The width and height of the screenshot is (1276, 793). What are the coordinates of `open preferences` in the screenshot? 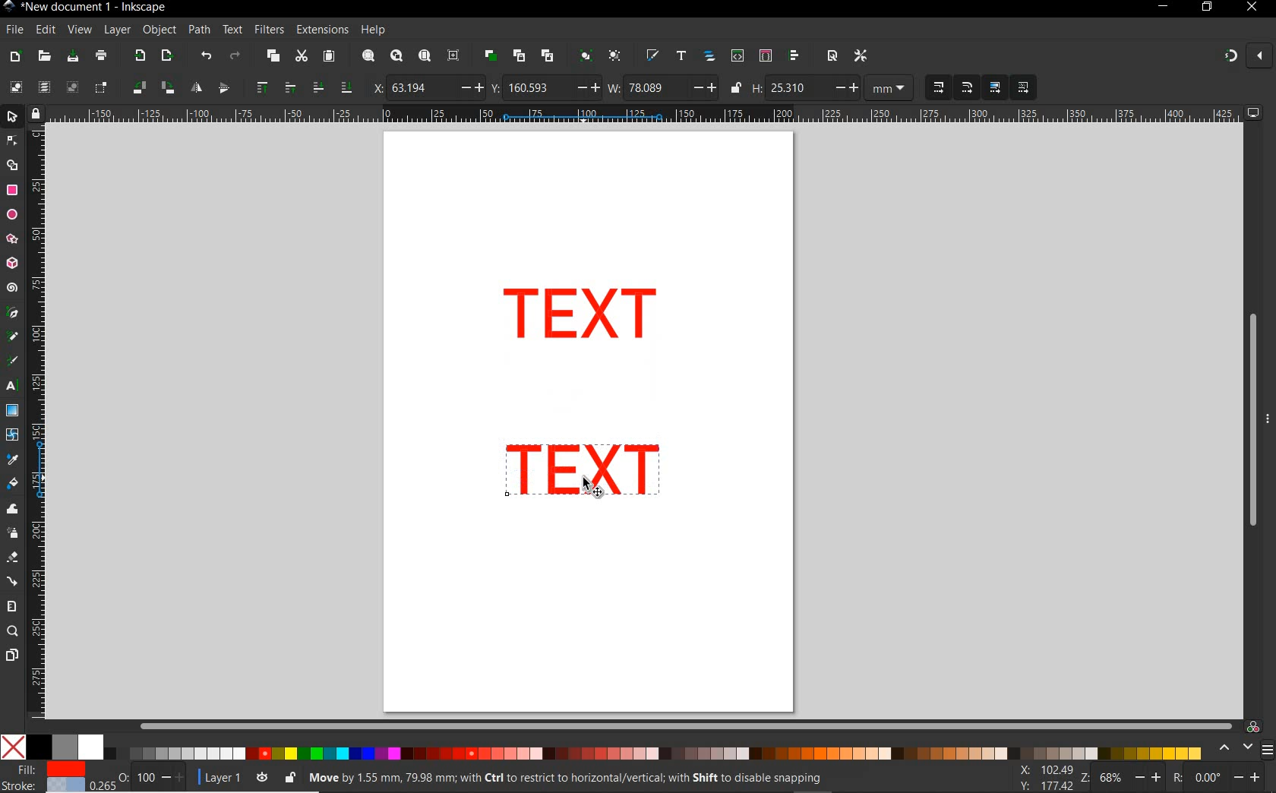 It's located at (861, 55).